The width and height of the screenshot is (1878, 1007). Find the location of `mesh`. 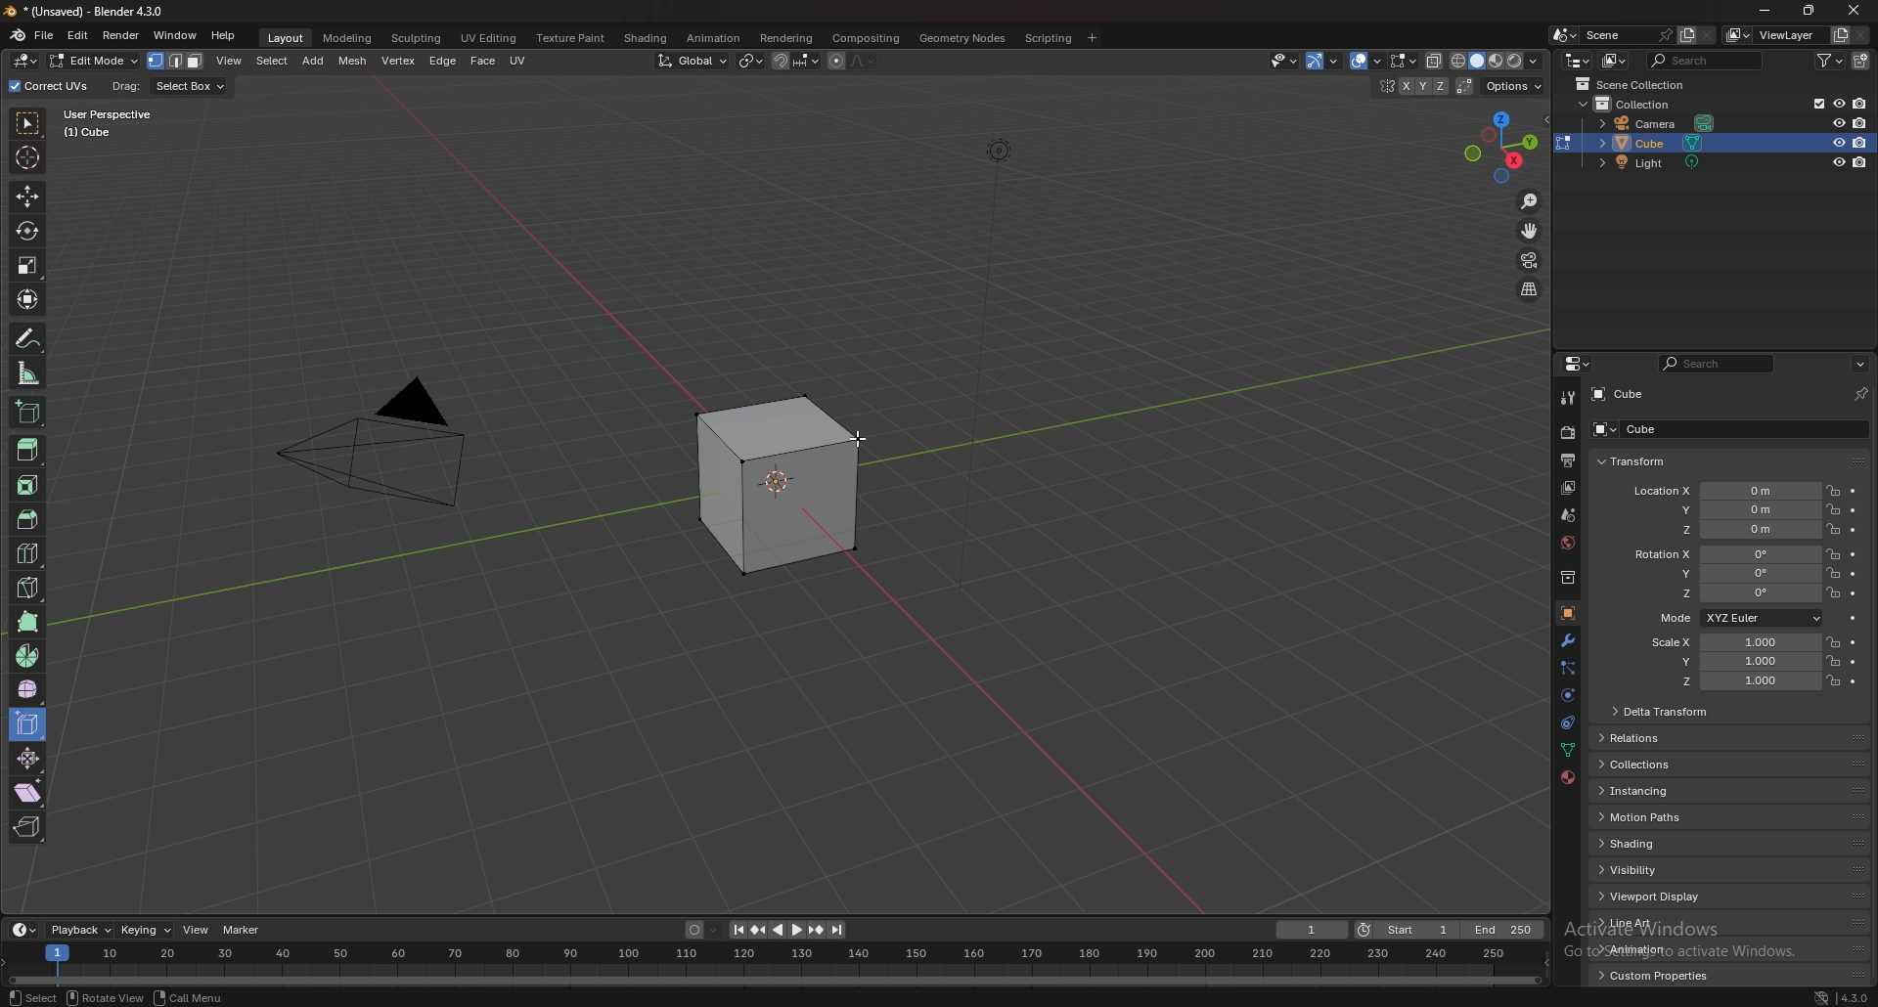

mesh is located at coordinates (353, 63).